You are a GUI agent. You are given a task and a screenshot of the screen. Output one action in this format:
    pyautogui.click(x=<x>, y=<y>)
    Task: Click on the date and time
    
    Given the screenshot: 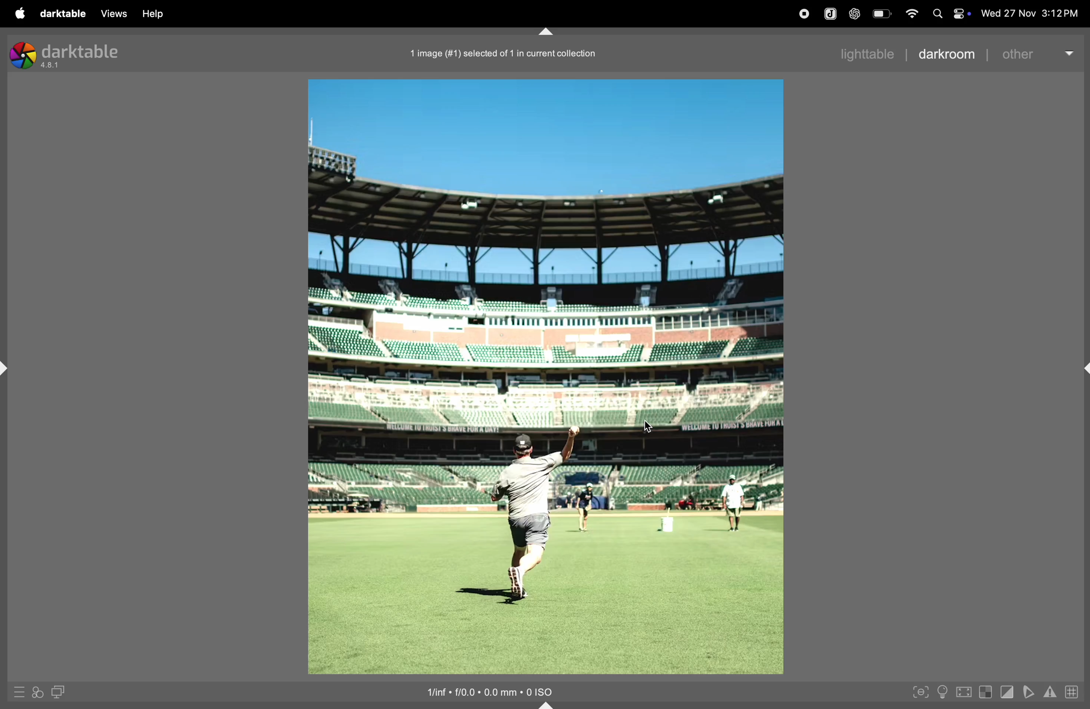 What is the action you would take?
    pyautogui.click(x=1029, y=14)
    